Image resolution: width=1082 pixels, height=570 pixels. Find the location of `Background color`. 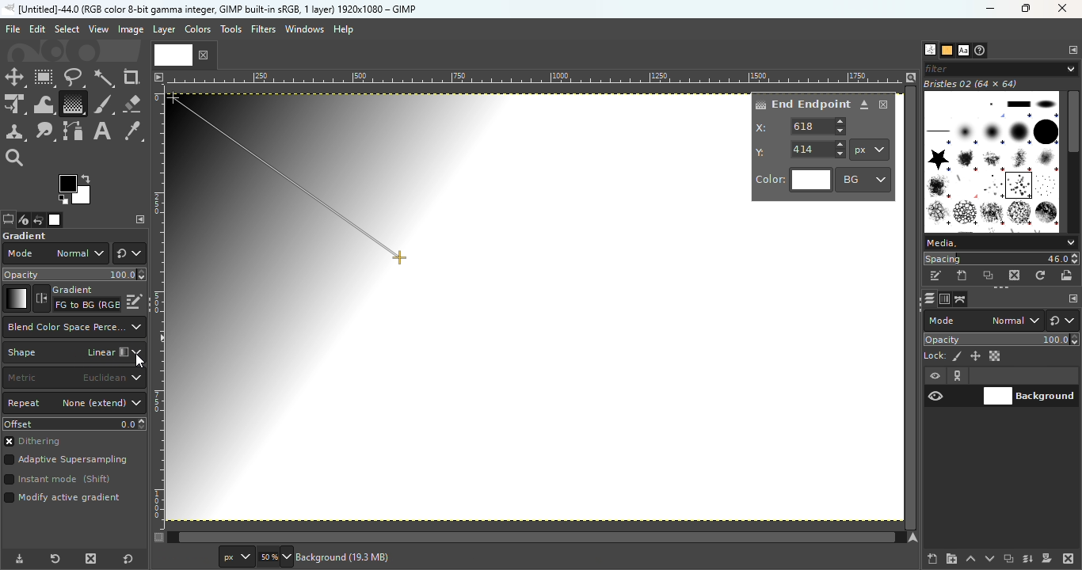

Background color is located at coordinates (864, 179).